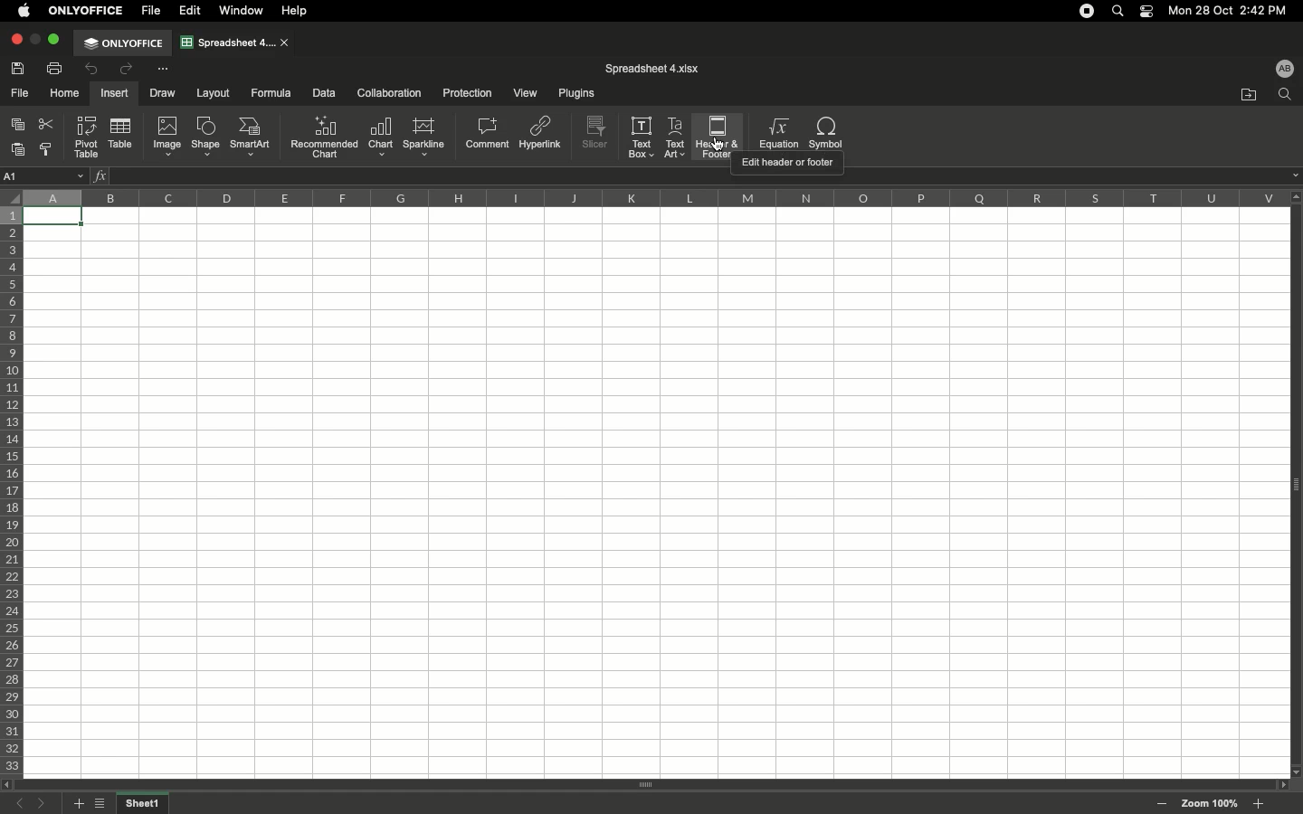 This screenshot has width=1303, height=814. Describe the element at coordinates (324, 137) in the screenshot. I see `Recommended chart` at that location.